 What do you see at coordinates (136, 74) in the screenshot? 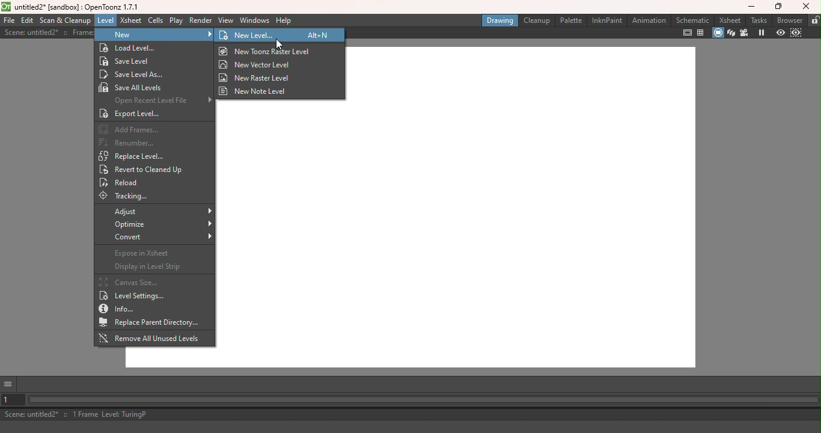
I see `Save level as` at bounding box center [136, 74].